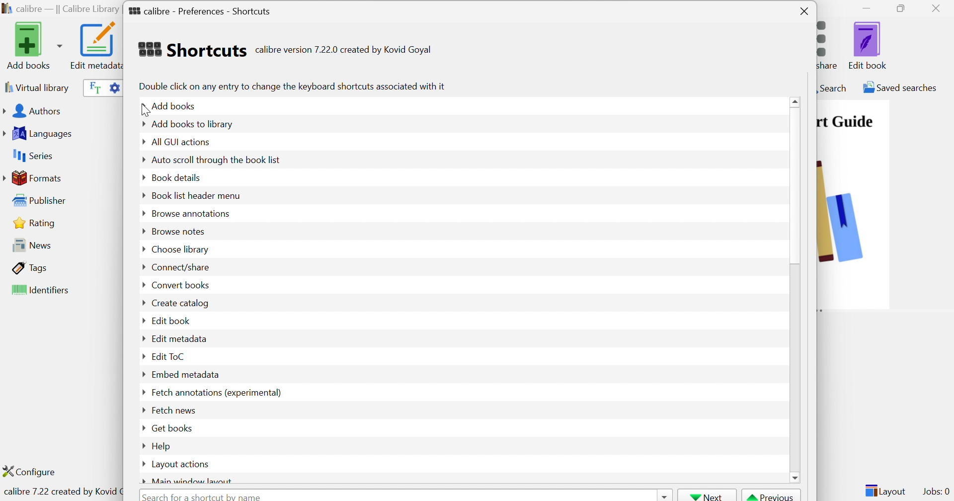 This screenshot has width=954, height=501. I want to click on Fetch news, so click(172, 410).